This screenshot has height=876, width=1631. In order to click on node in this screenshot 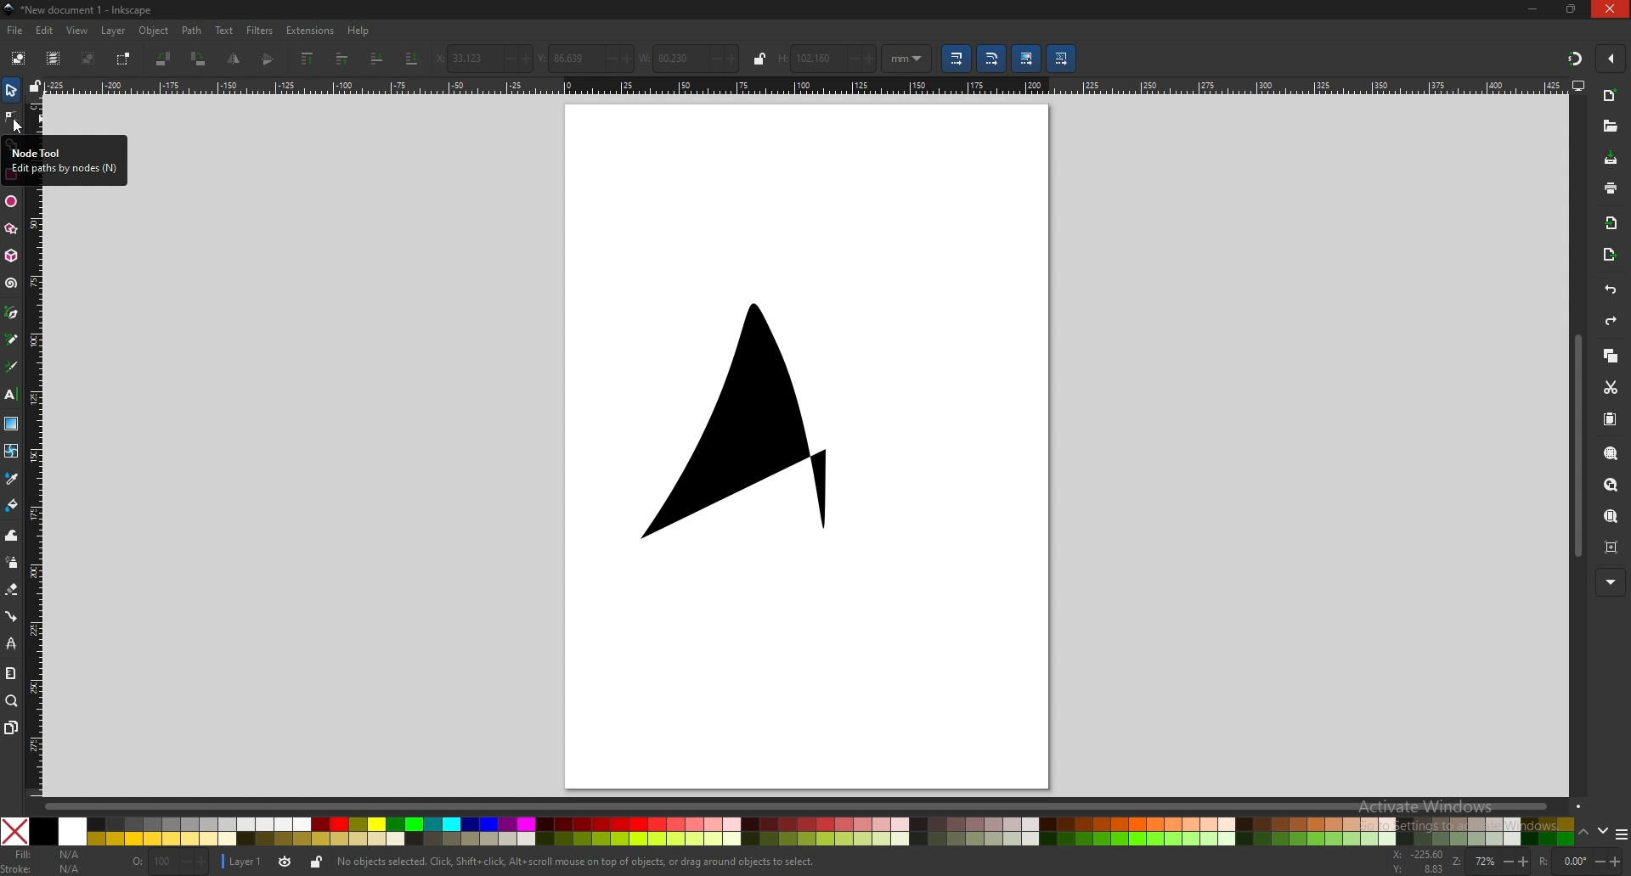, I will do `click(10, 116)`.